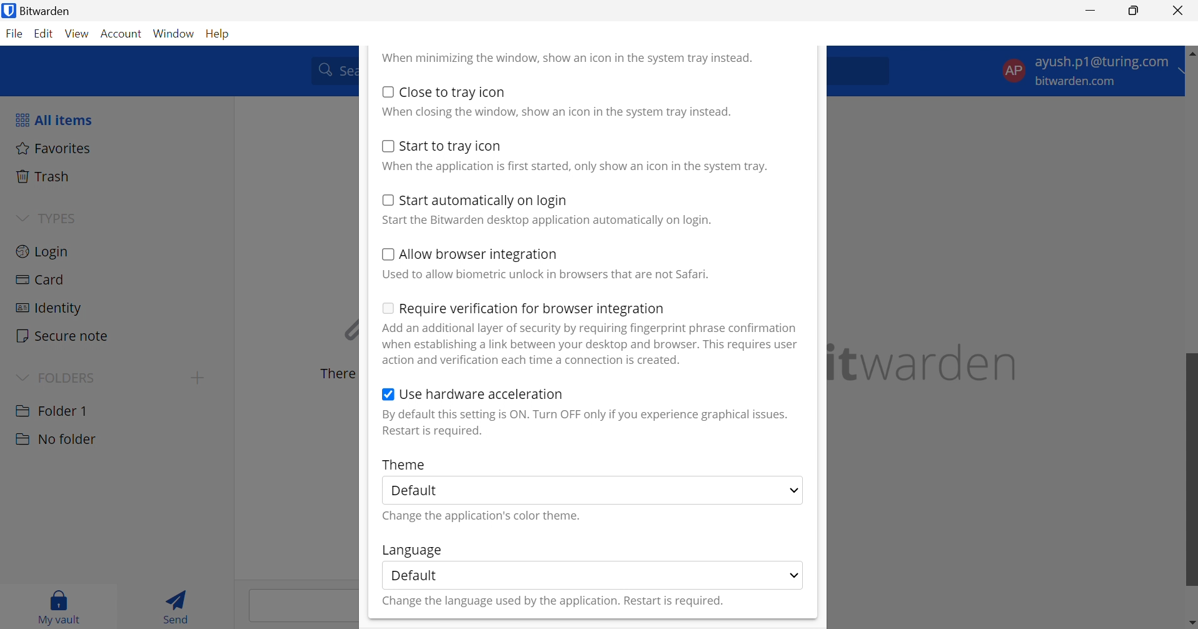  I want to click on Checkbox, so click(386, 146).